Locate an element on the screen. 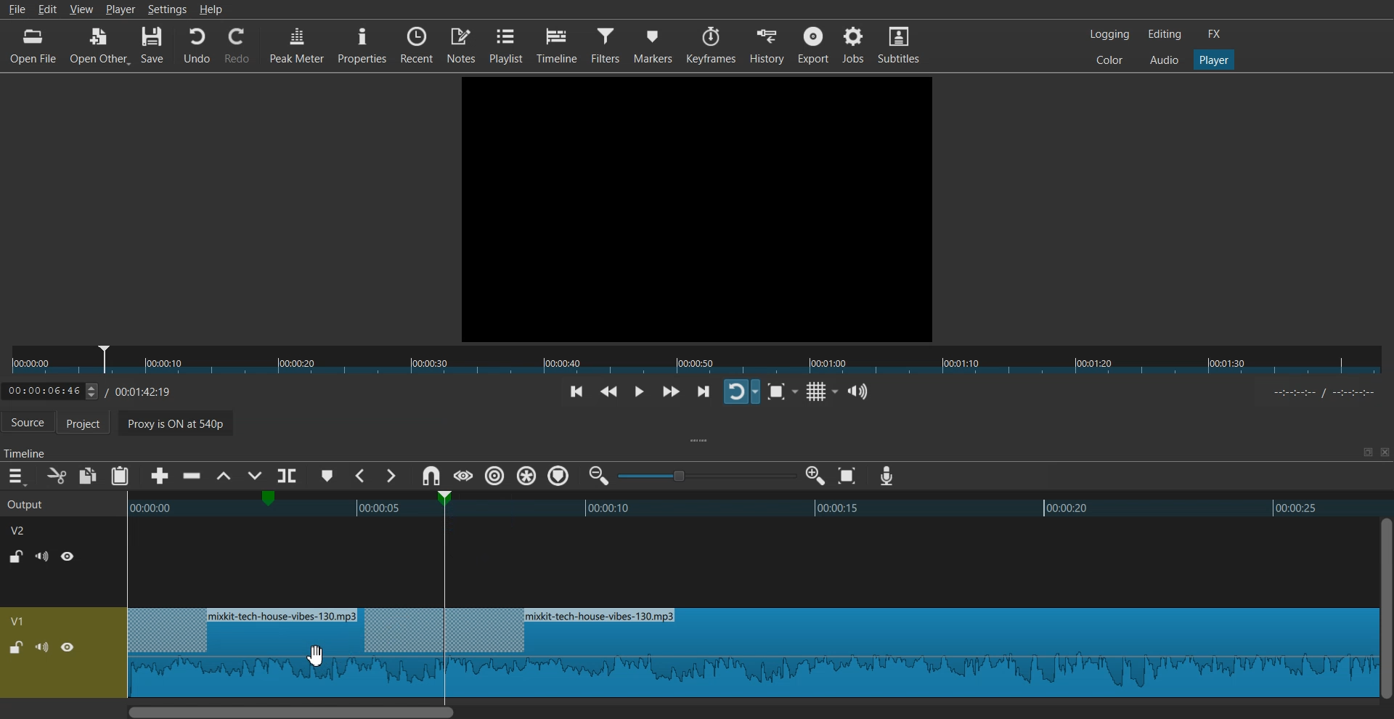  FX is located at coordinates (1215, 34).